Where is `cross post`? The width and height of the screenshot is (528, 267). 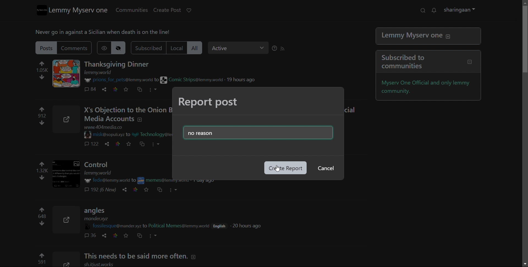
cross post is located at coordinates (143, 236).